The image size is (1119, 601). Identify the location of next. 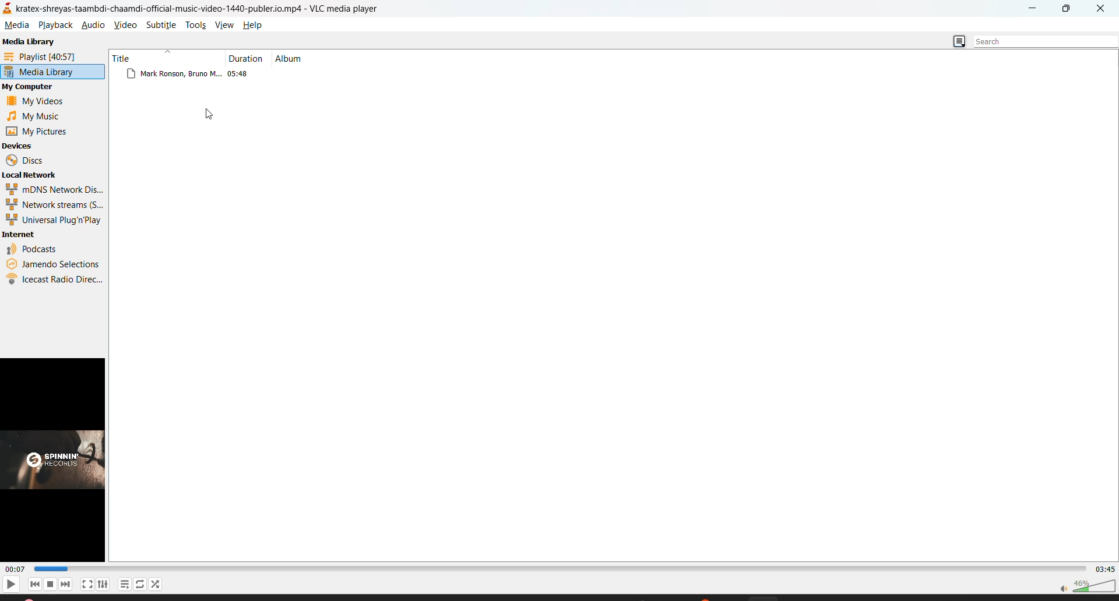
(66, 584).